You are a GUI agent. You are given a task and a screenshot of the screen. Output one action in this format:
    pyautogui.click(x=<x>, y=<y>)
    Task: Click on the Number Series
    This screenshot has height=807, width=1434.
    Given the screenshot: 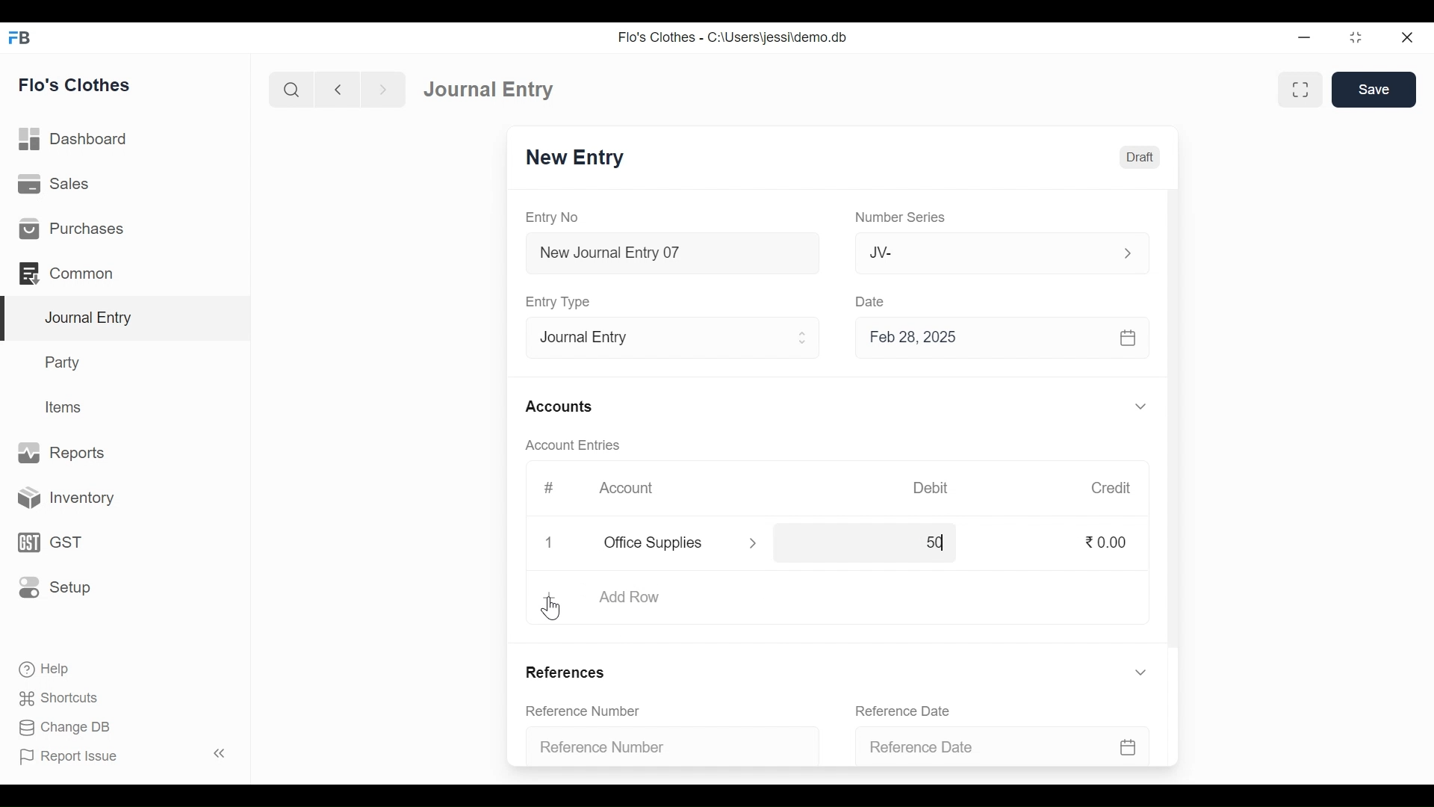 What is the action you would take?
    pyautogui.click(x=901, y=217)
    